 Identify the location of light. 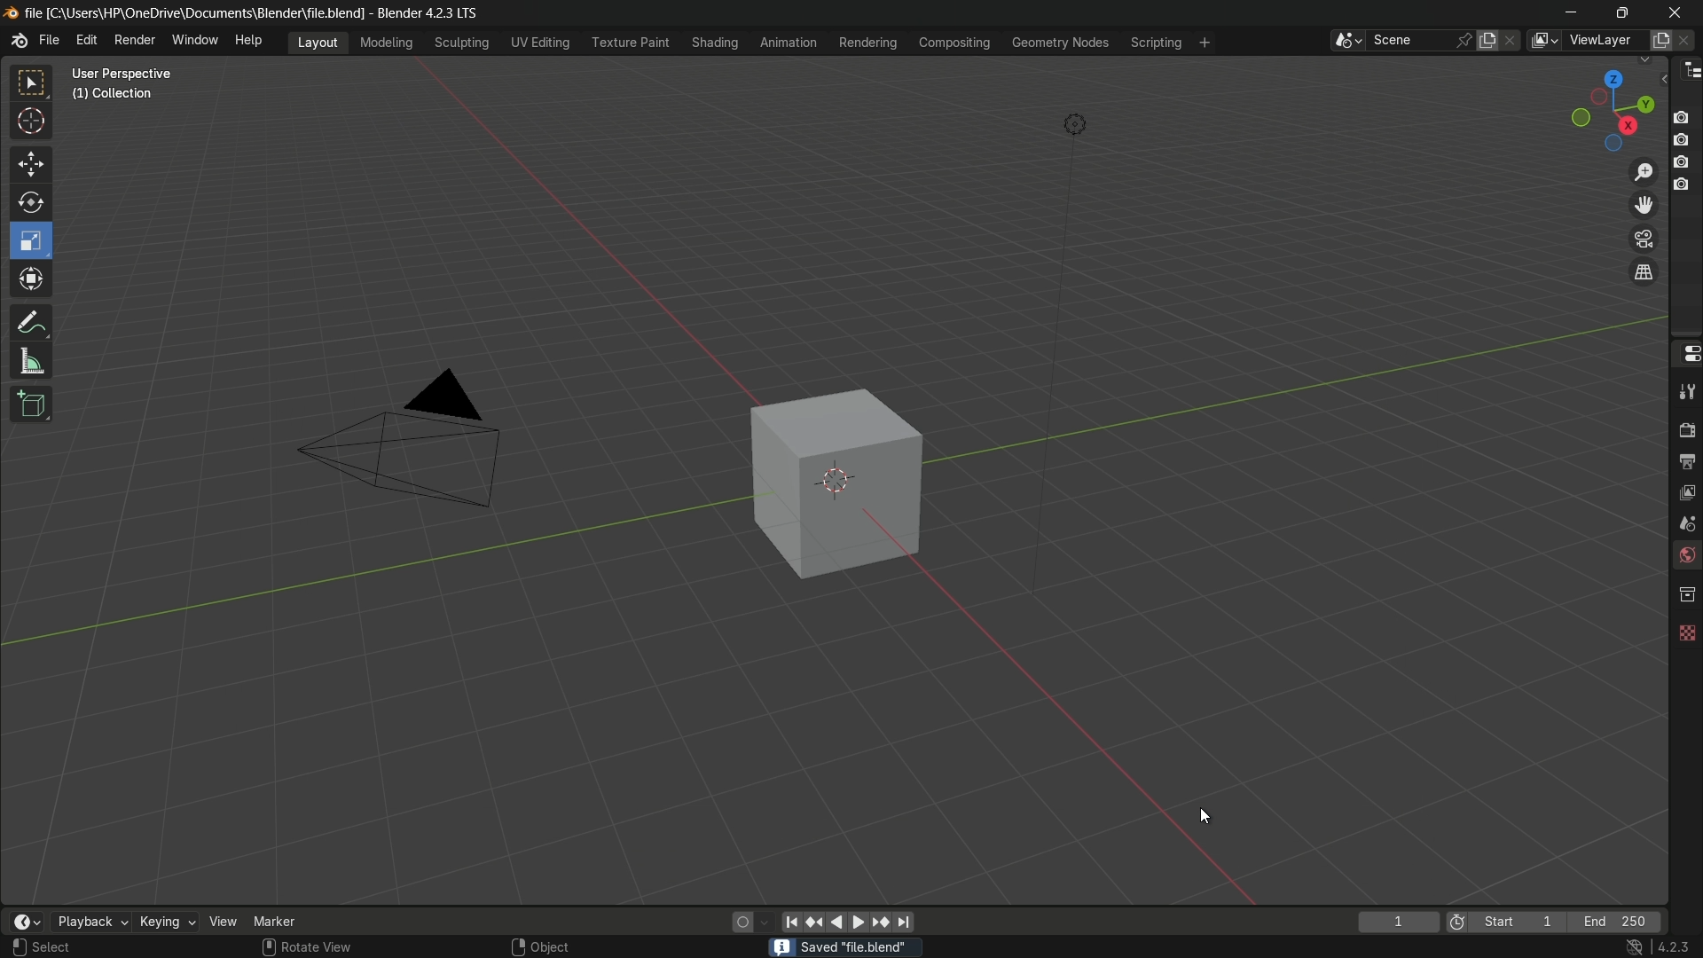
(1075, 128).